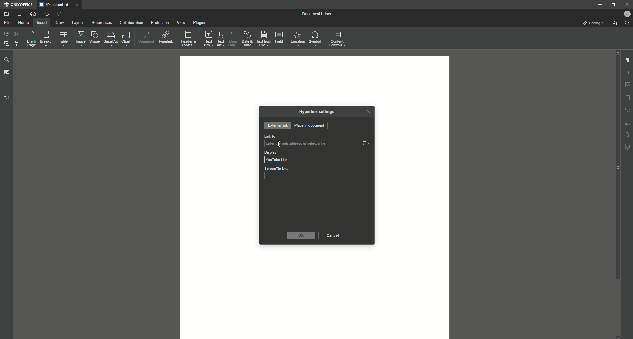 This screenshot has height=339, width=633. I want to click on scroll bar, so click(617, 167).